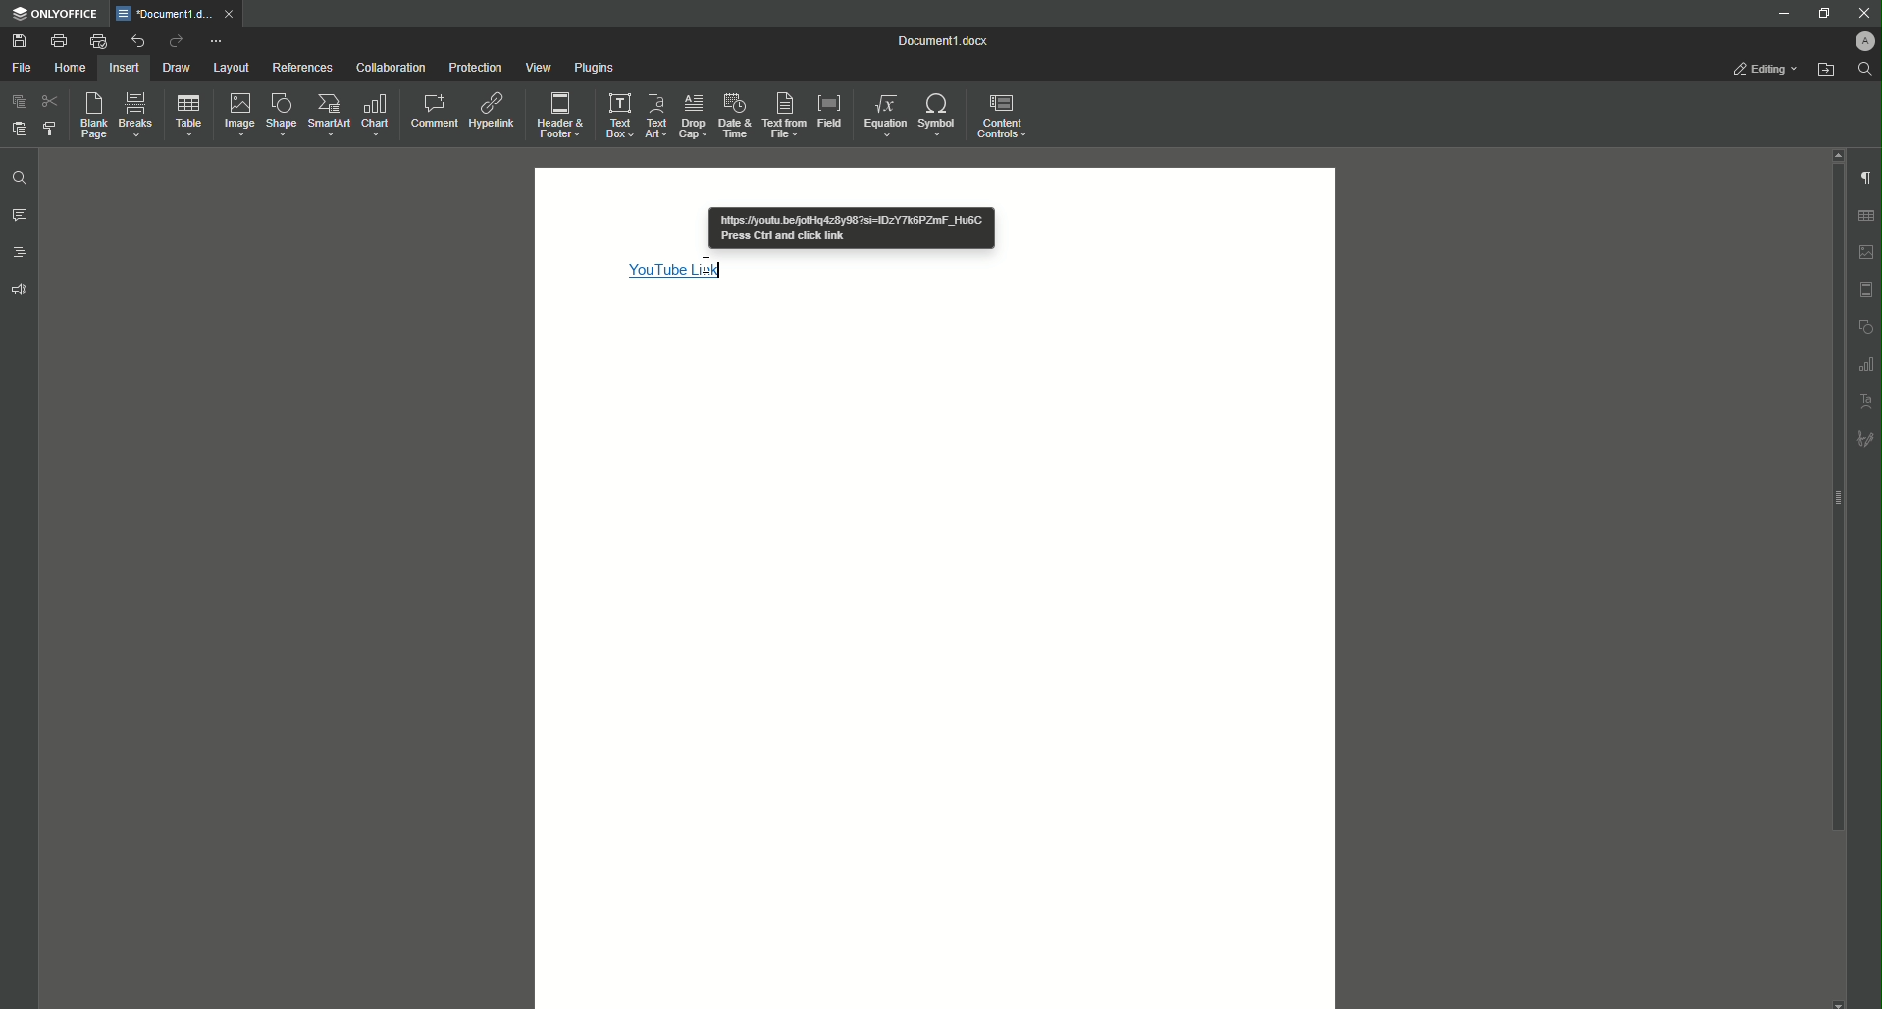 The image size is (1882, 1009). What do you see at coordinates (539, 67) in the screenshot?
I see `View` at bounding box center [539, 67].